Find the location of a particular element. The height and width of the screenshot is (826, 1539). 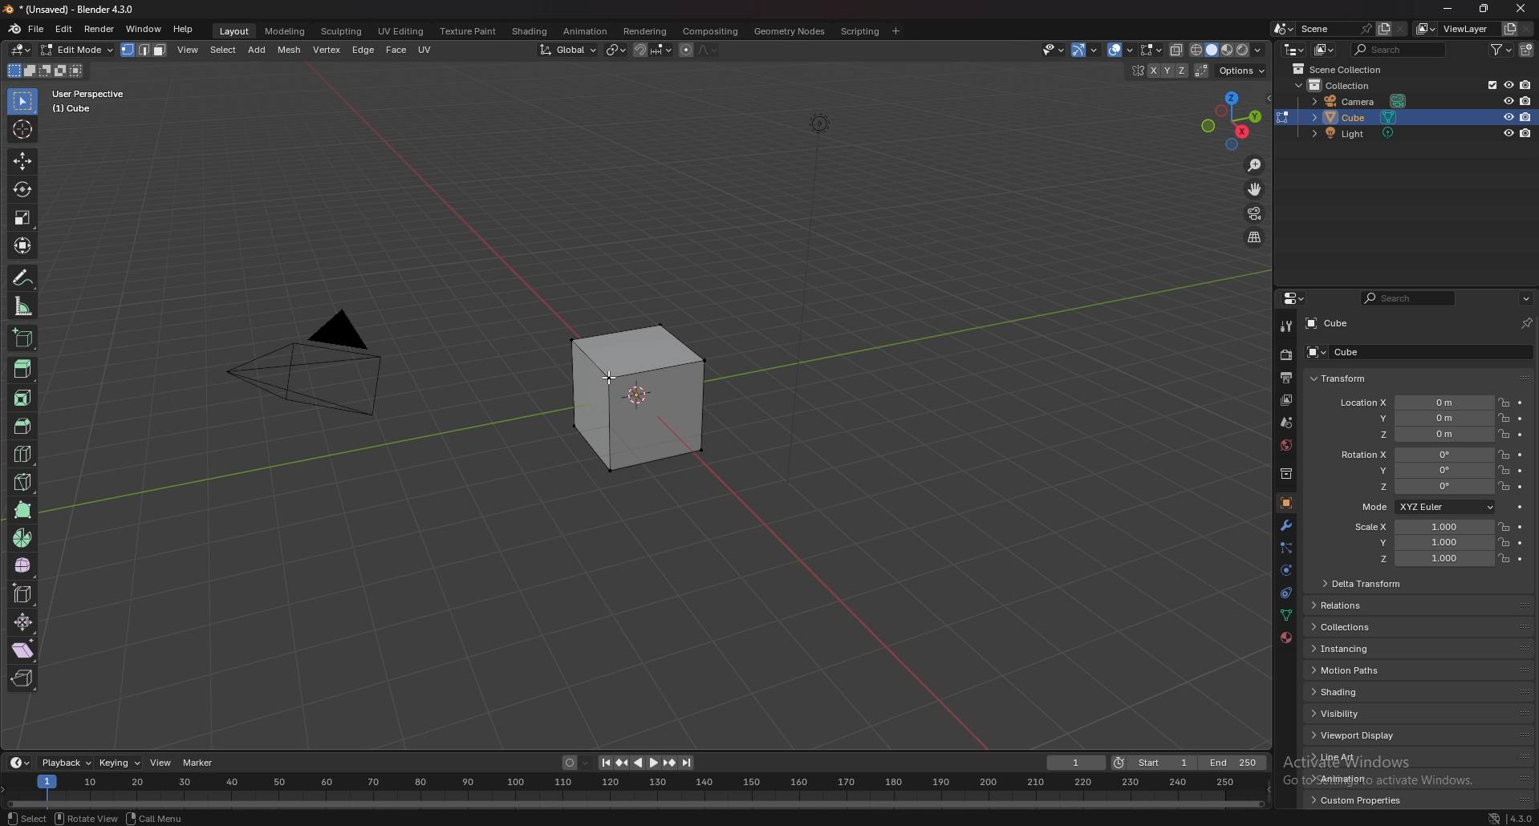

line art is located at coordinates (1365, 756).